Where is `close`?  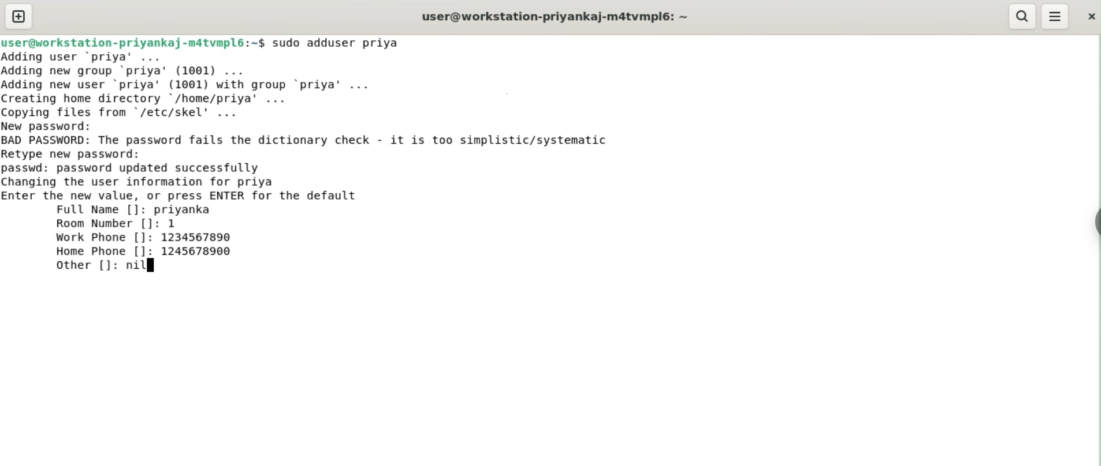 close is located at coordinates (1090, 13).